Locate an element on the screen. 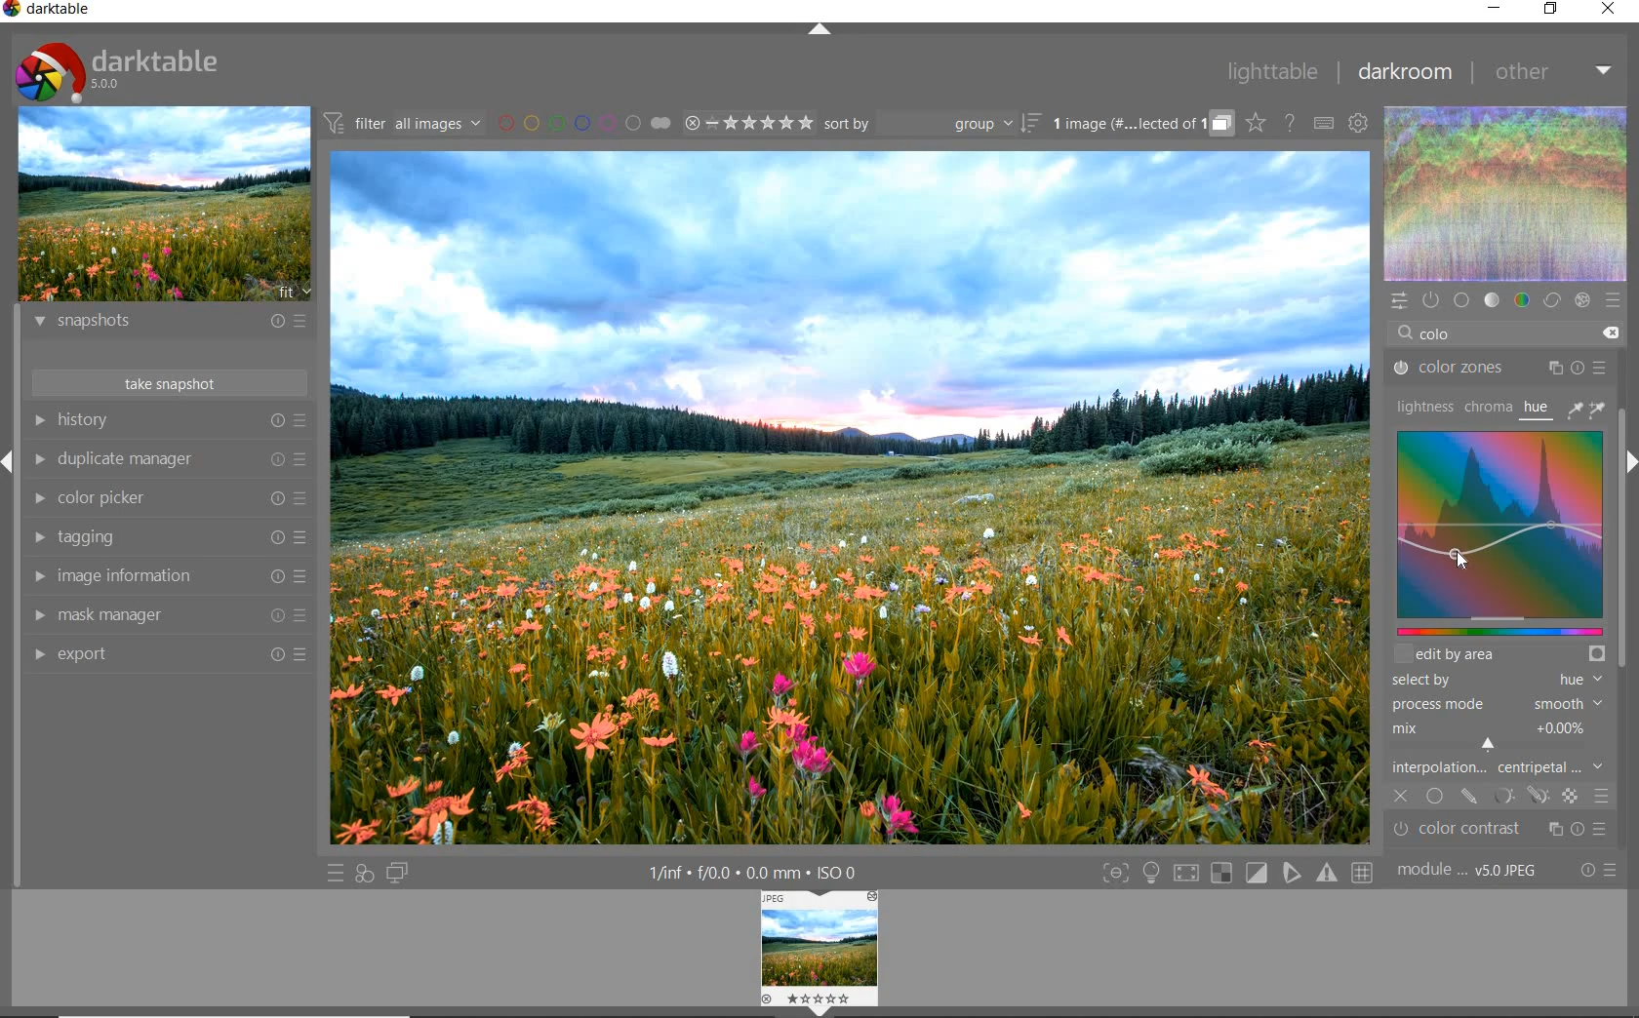 This screenshot has width=1639, height=1018. process mode is located at coordinates (1496, 706).